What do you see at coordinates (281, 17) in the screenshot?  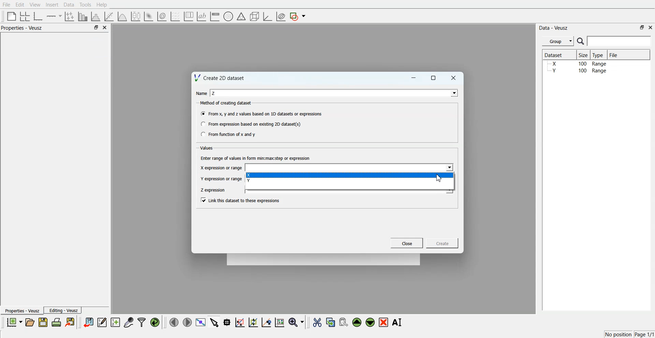 I see `Plot covariance ellipsis` at bounding box center [281, 17].